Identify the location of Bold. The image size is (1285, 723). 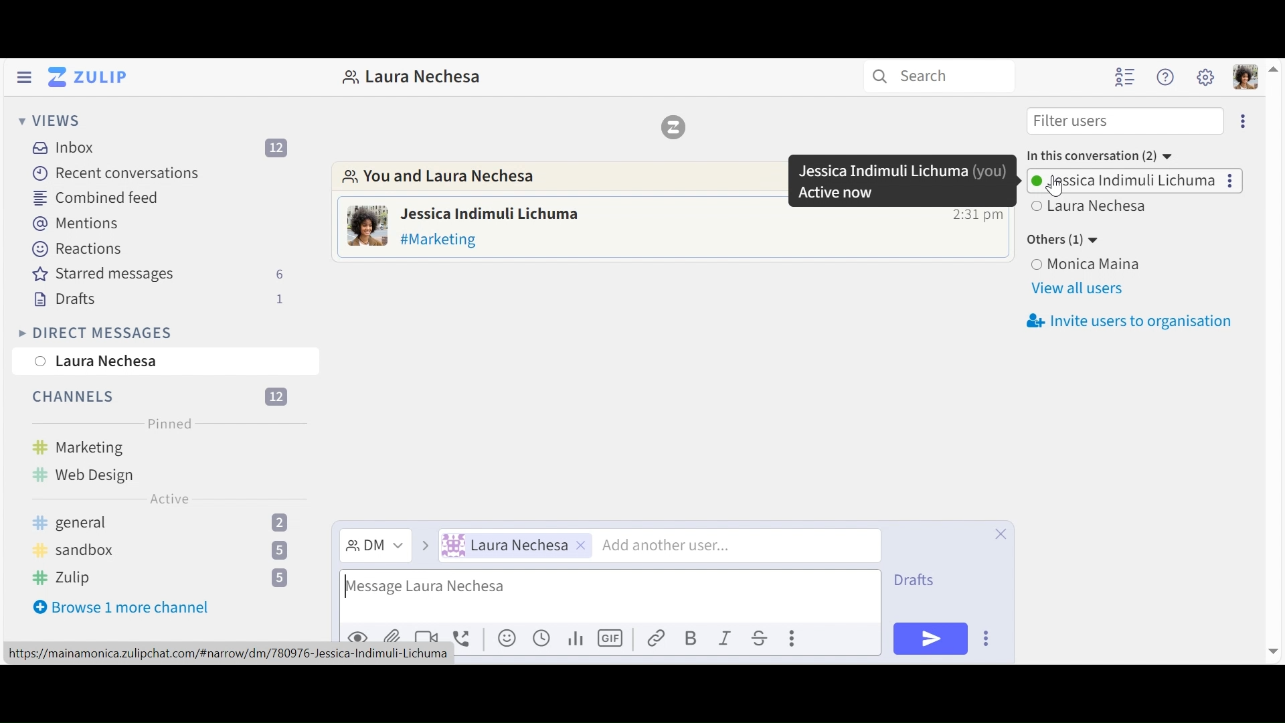
(693, 639).